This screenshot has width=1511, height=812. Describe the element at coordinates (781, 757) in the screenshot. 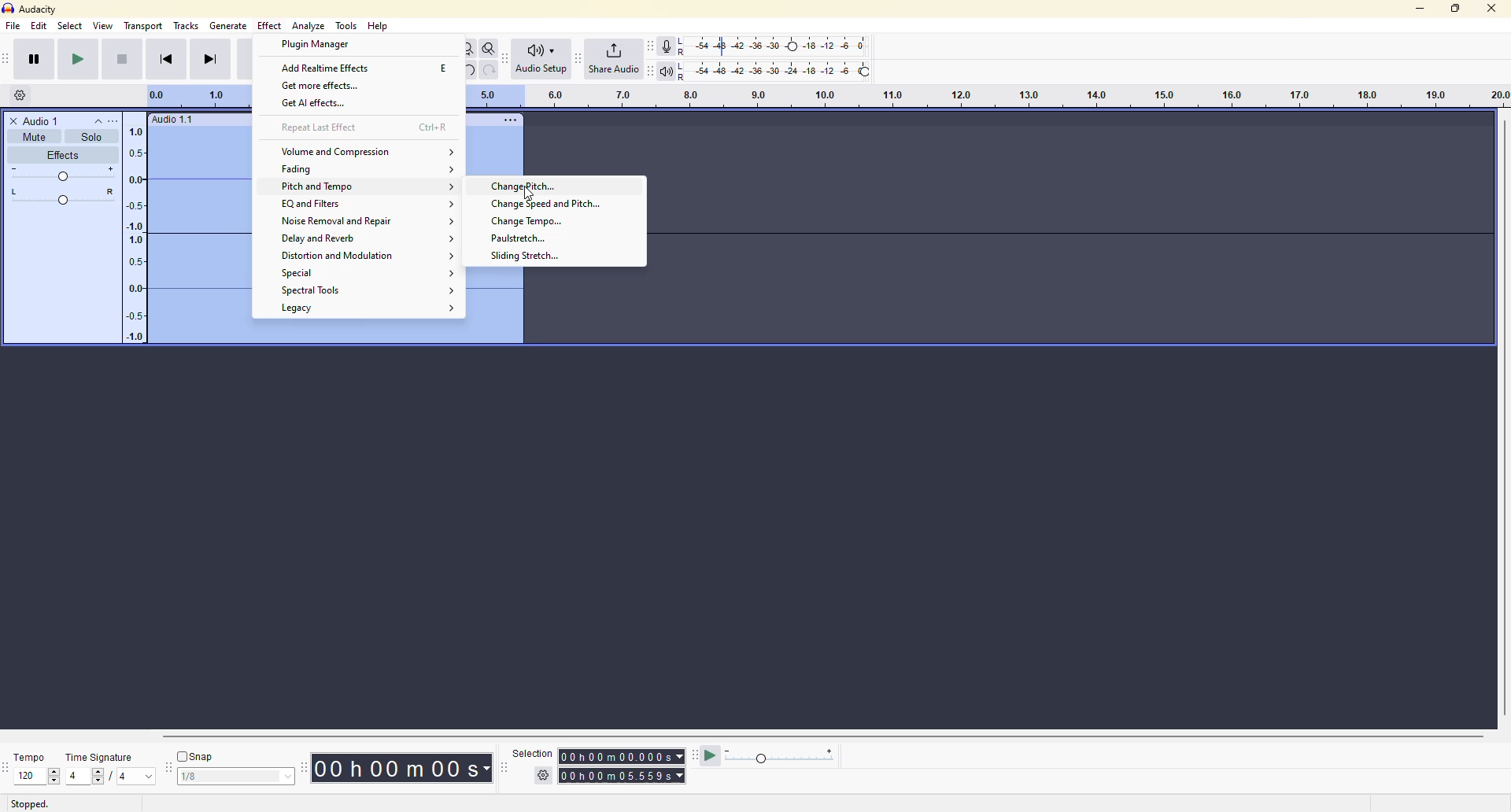

I see `play meter` at that location.